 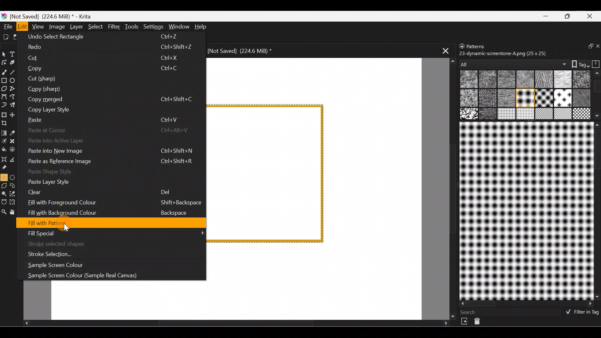 I want to click on Scroll bar, so click(x=527, y=304).